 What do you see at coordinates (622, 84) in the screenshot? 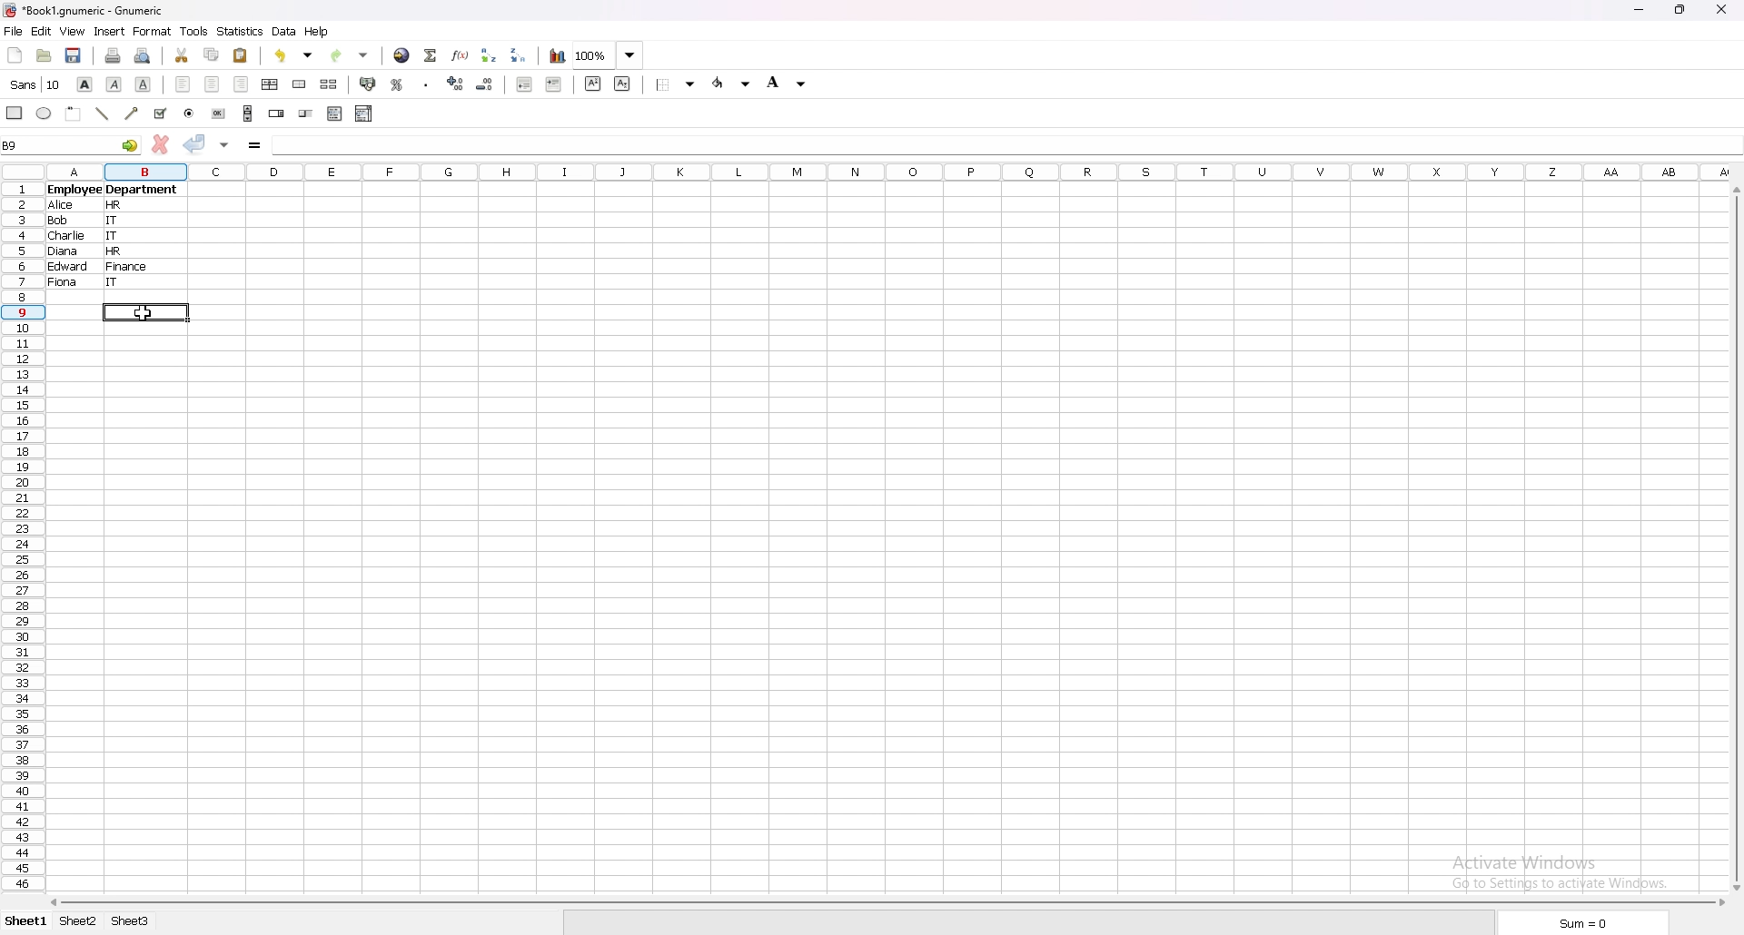
I see `subscript` at bounding box center [622, 84].